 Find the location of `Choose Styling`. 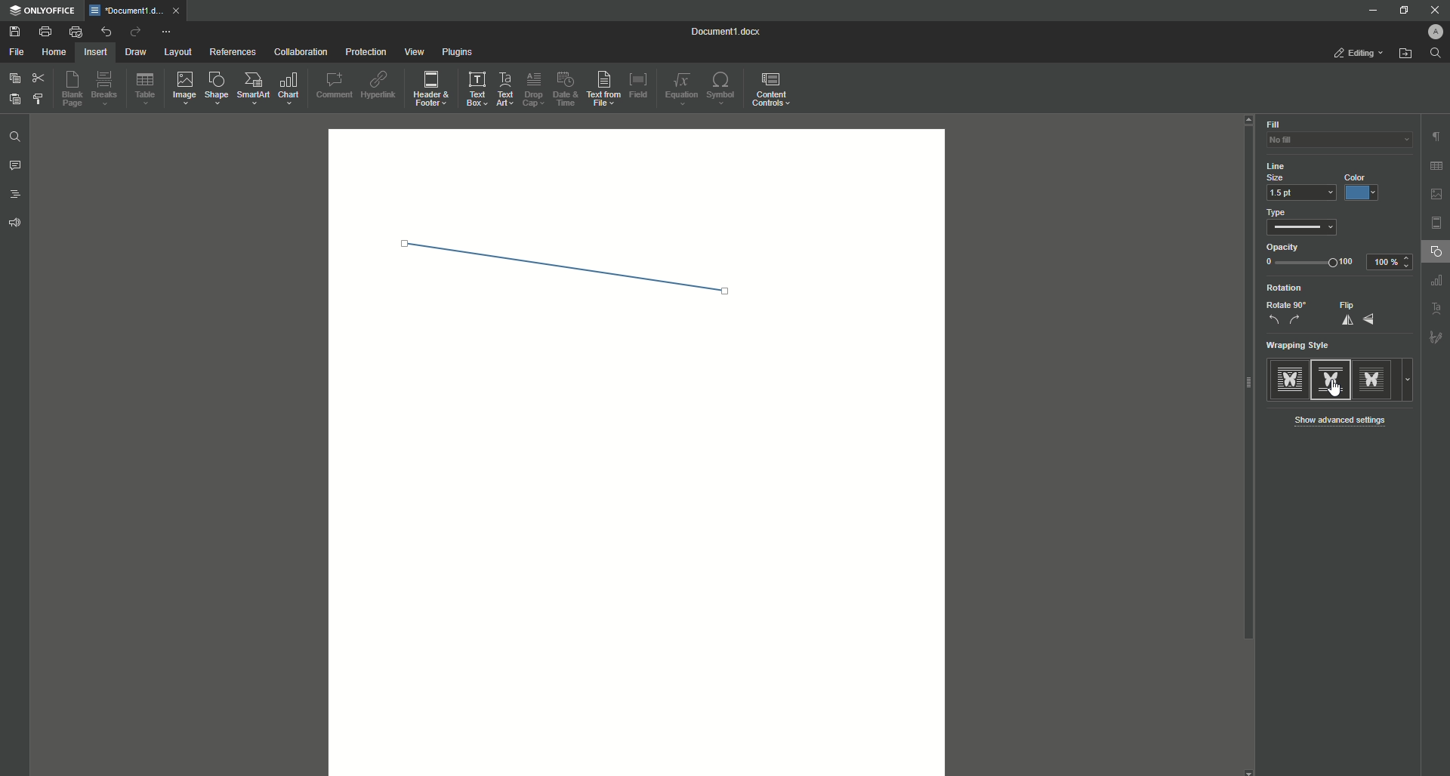

Choose Styling is located at coordinates (40, 100).